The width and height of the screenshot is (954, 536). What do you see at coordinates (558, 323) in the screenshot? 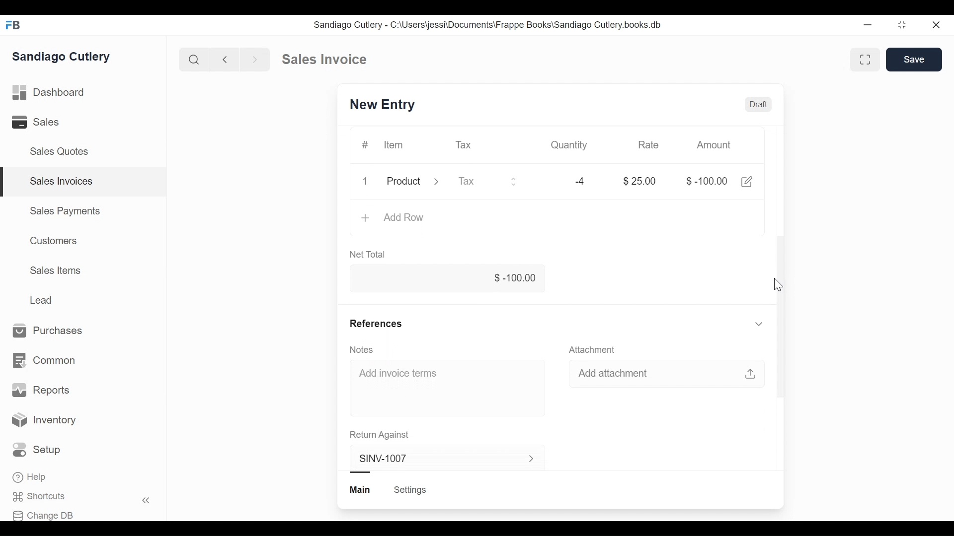
I see `References` at bounding box center [558, 323].